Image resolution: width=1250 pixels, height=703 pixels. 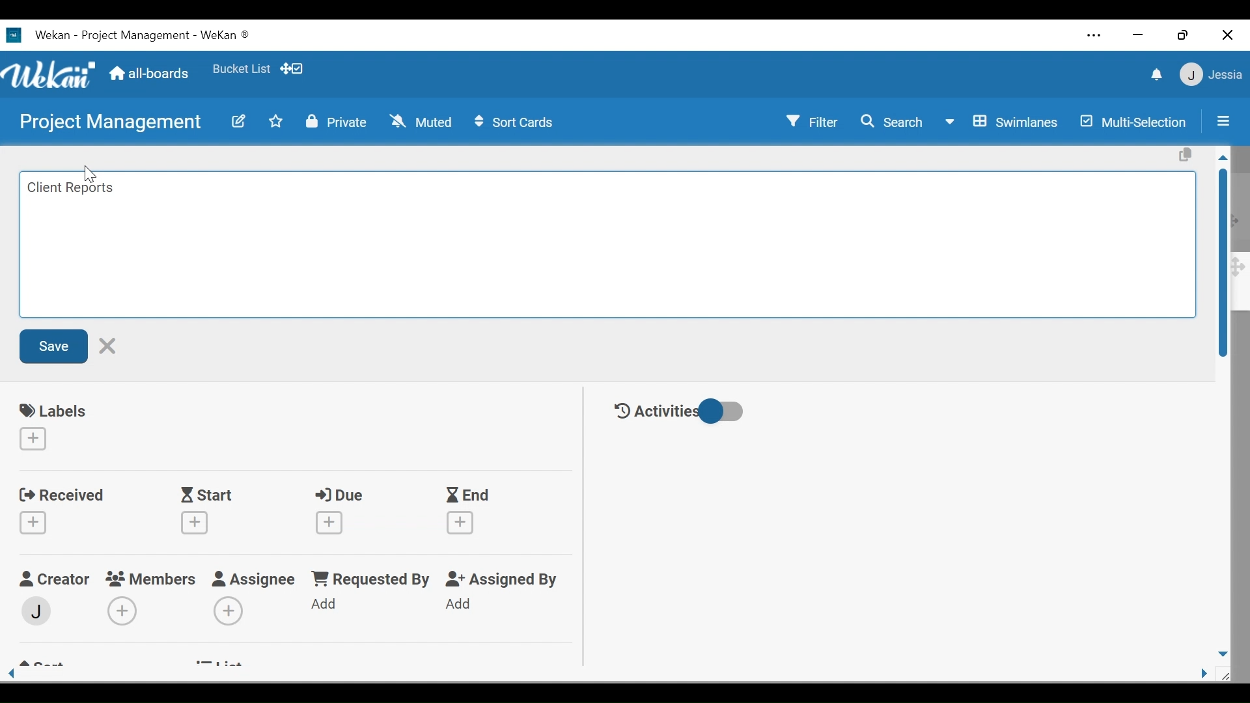 What do you see at coordinates (240, 69) in the screenshot?
I see `Toggle favorites` at bounding box center [240, 69].